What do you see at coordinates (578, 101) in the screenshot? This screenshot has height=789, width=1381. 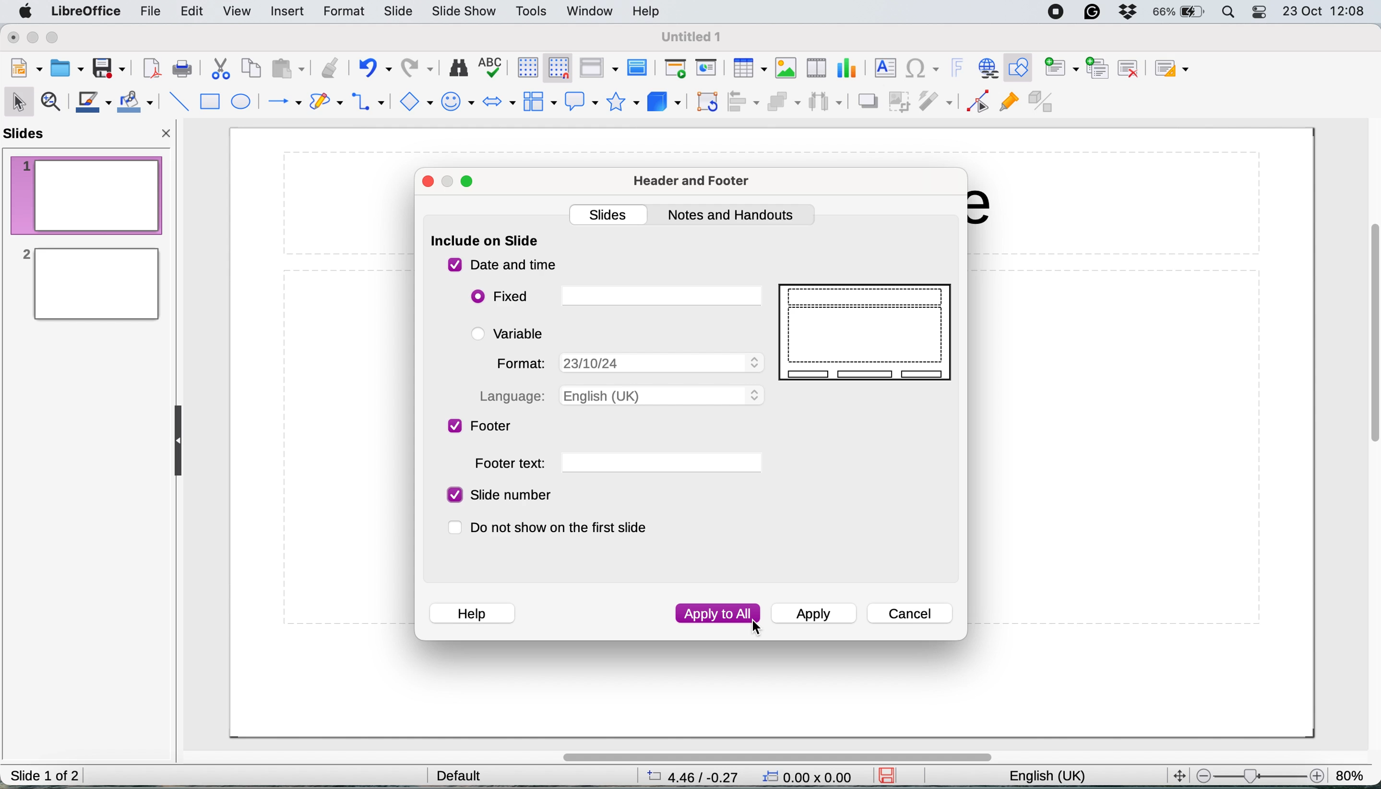 I see `callout shapes` at bounding box center [578, 101].